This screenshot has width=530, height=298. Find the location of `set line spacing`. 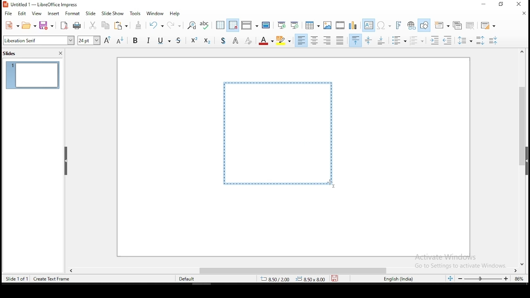

set line spacing is located at coordinates (467, 41).